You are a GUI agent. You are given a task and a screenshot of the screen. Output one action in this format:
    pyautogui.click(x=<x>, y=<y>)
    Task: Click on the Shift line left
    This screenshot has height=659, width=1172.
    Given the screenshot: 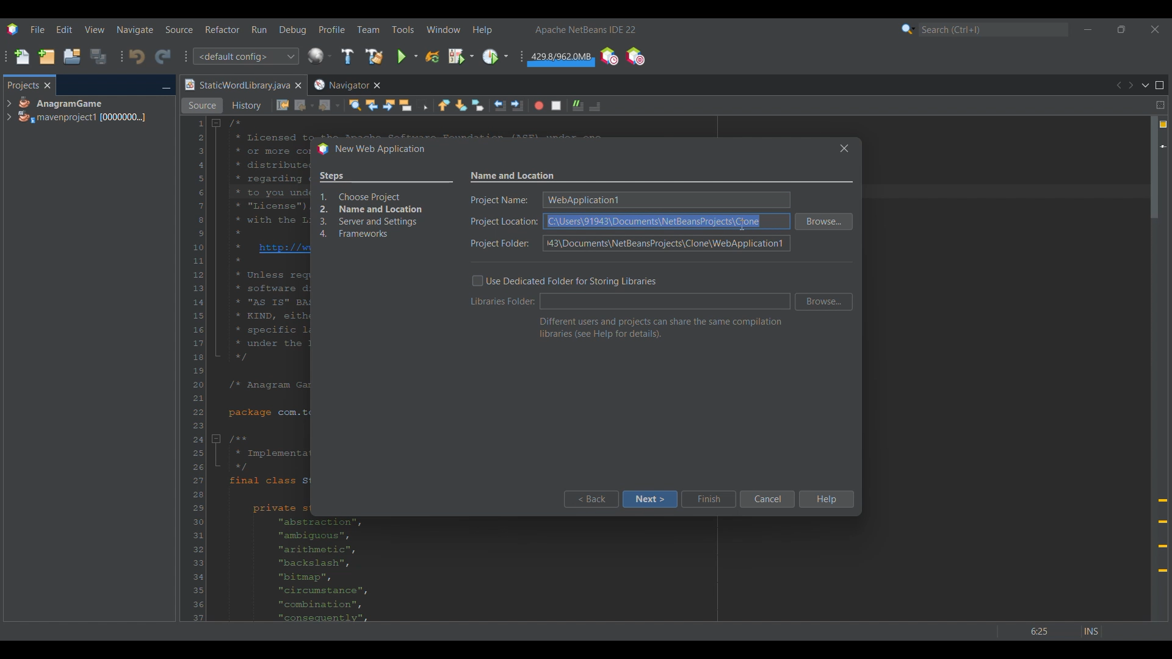 What is the action you would take?
    pyautogui.click(x=500, y=106)
    